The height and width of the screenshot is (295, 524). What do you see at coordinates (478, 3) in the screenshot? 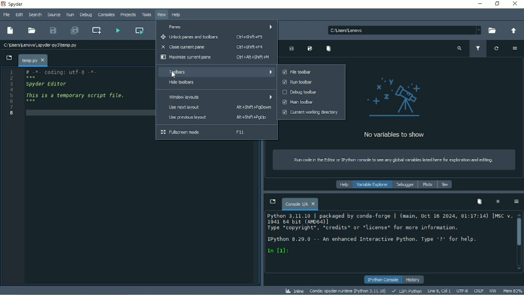
I see `Minimize` at bounding box center [478, 3].